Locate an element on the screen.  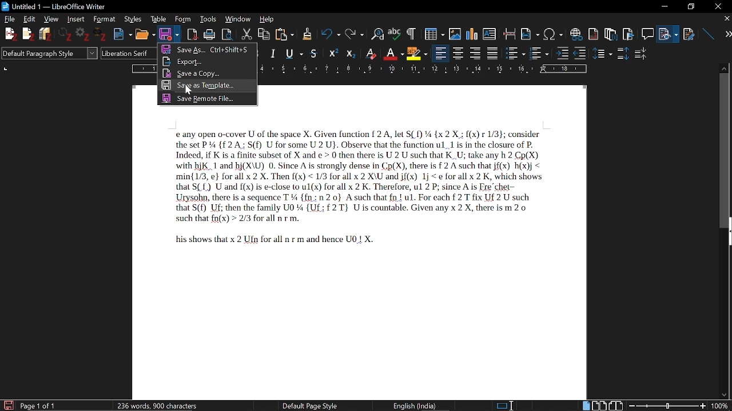
cursor is located at coordinates (189, 91).